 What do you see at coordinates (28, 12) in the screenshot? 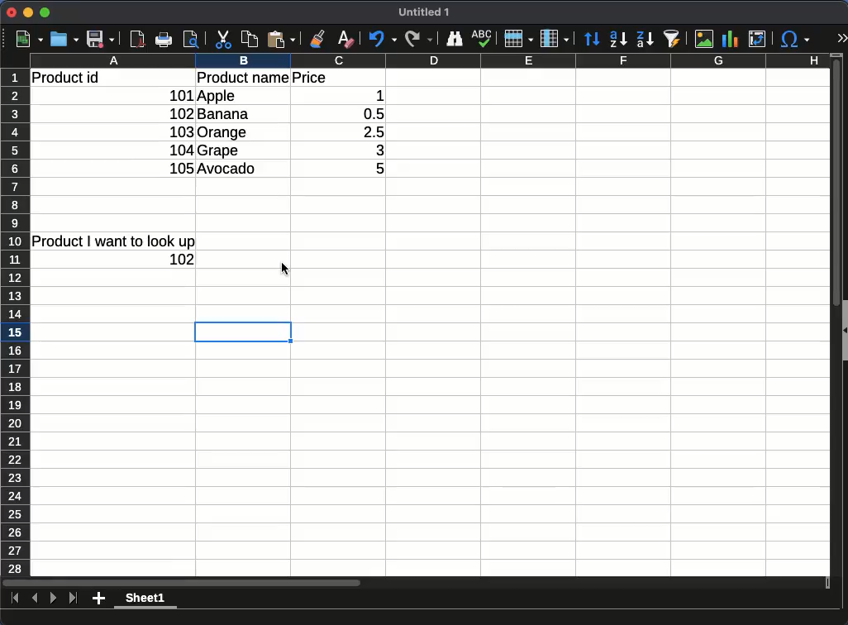
I see `minimize` at bounding box center [28, 12].